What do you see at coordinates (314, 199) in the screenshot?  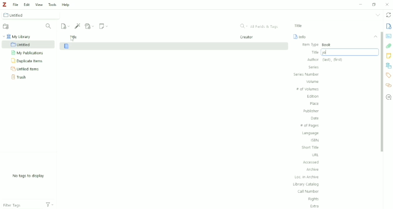 I see `Rights` at bounding box center [314, 199].